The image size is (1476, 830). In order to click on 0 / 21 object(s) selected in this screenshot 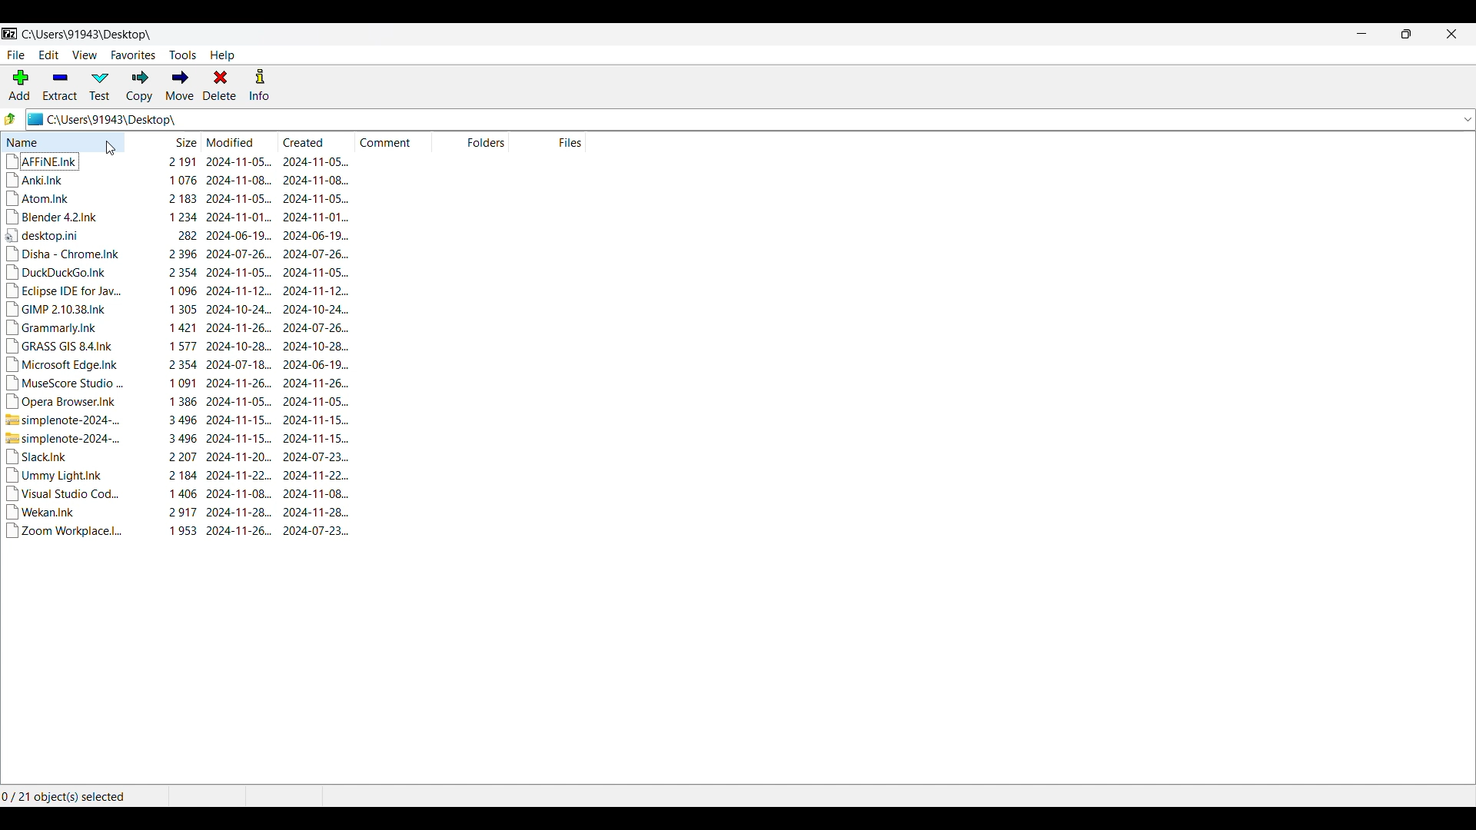, I will do `click(64, 796)`.